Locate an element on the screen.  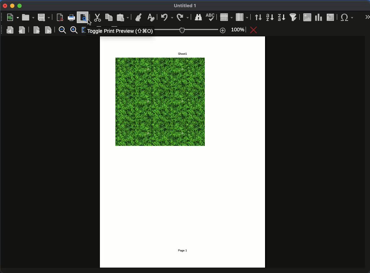
copy is located at coordinates (109, 17).